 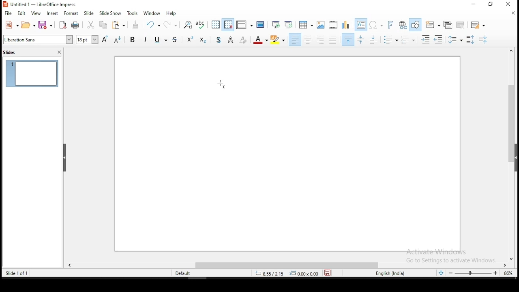 What do you see at coordinates (20, 274) in the screenshot?
I see `slide 1 of 1` at bounding box center [20, 274].